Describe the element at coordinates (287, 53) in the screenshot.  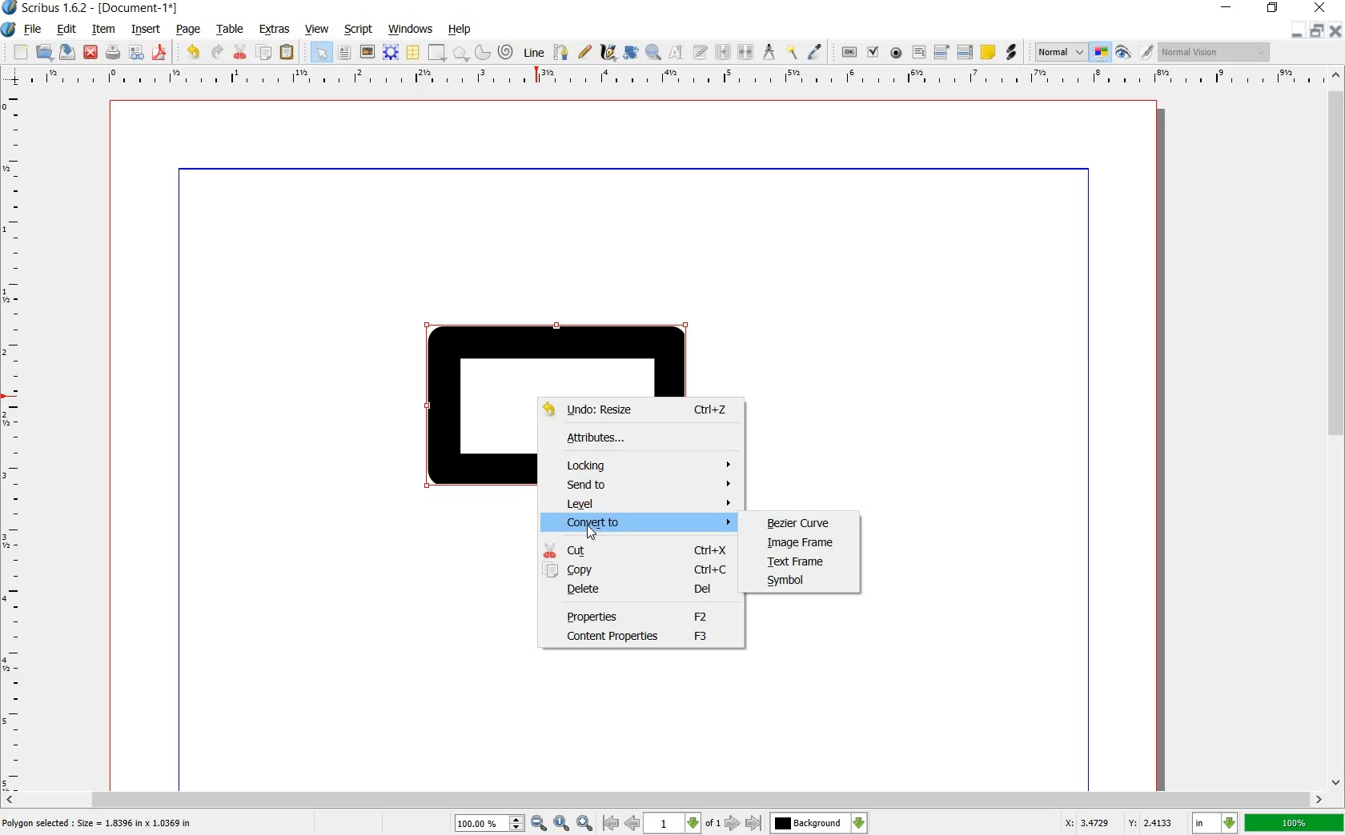
I see `paste` at that location.